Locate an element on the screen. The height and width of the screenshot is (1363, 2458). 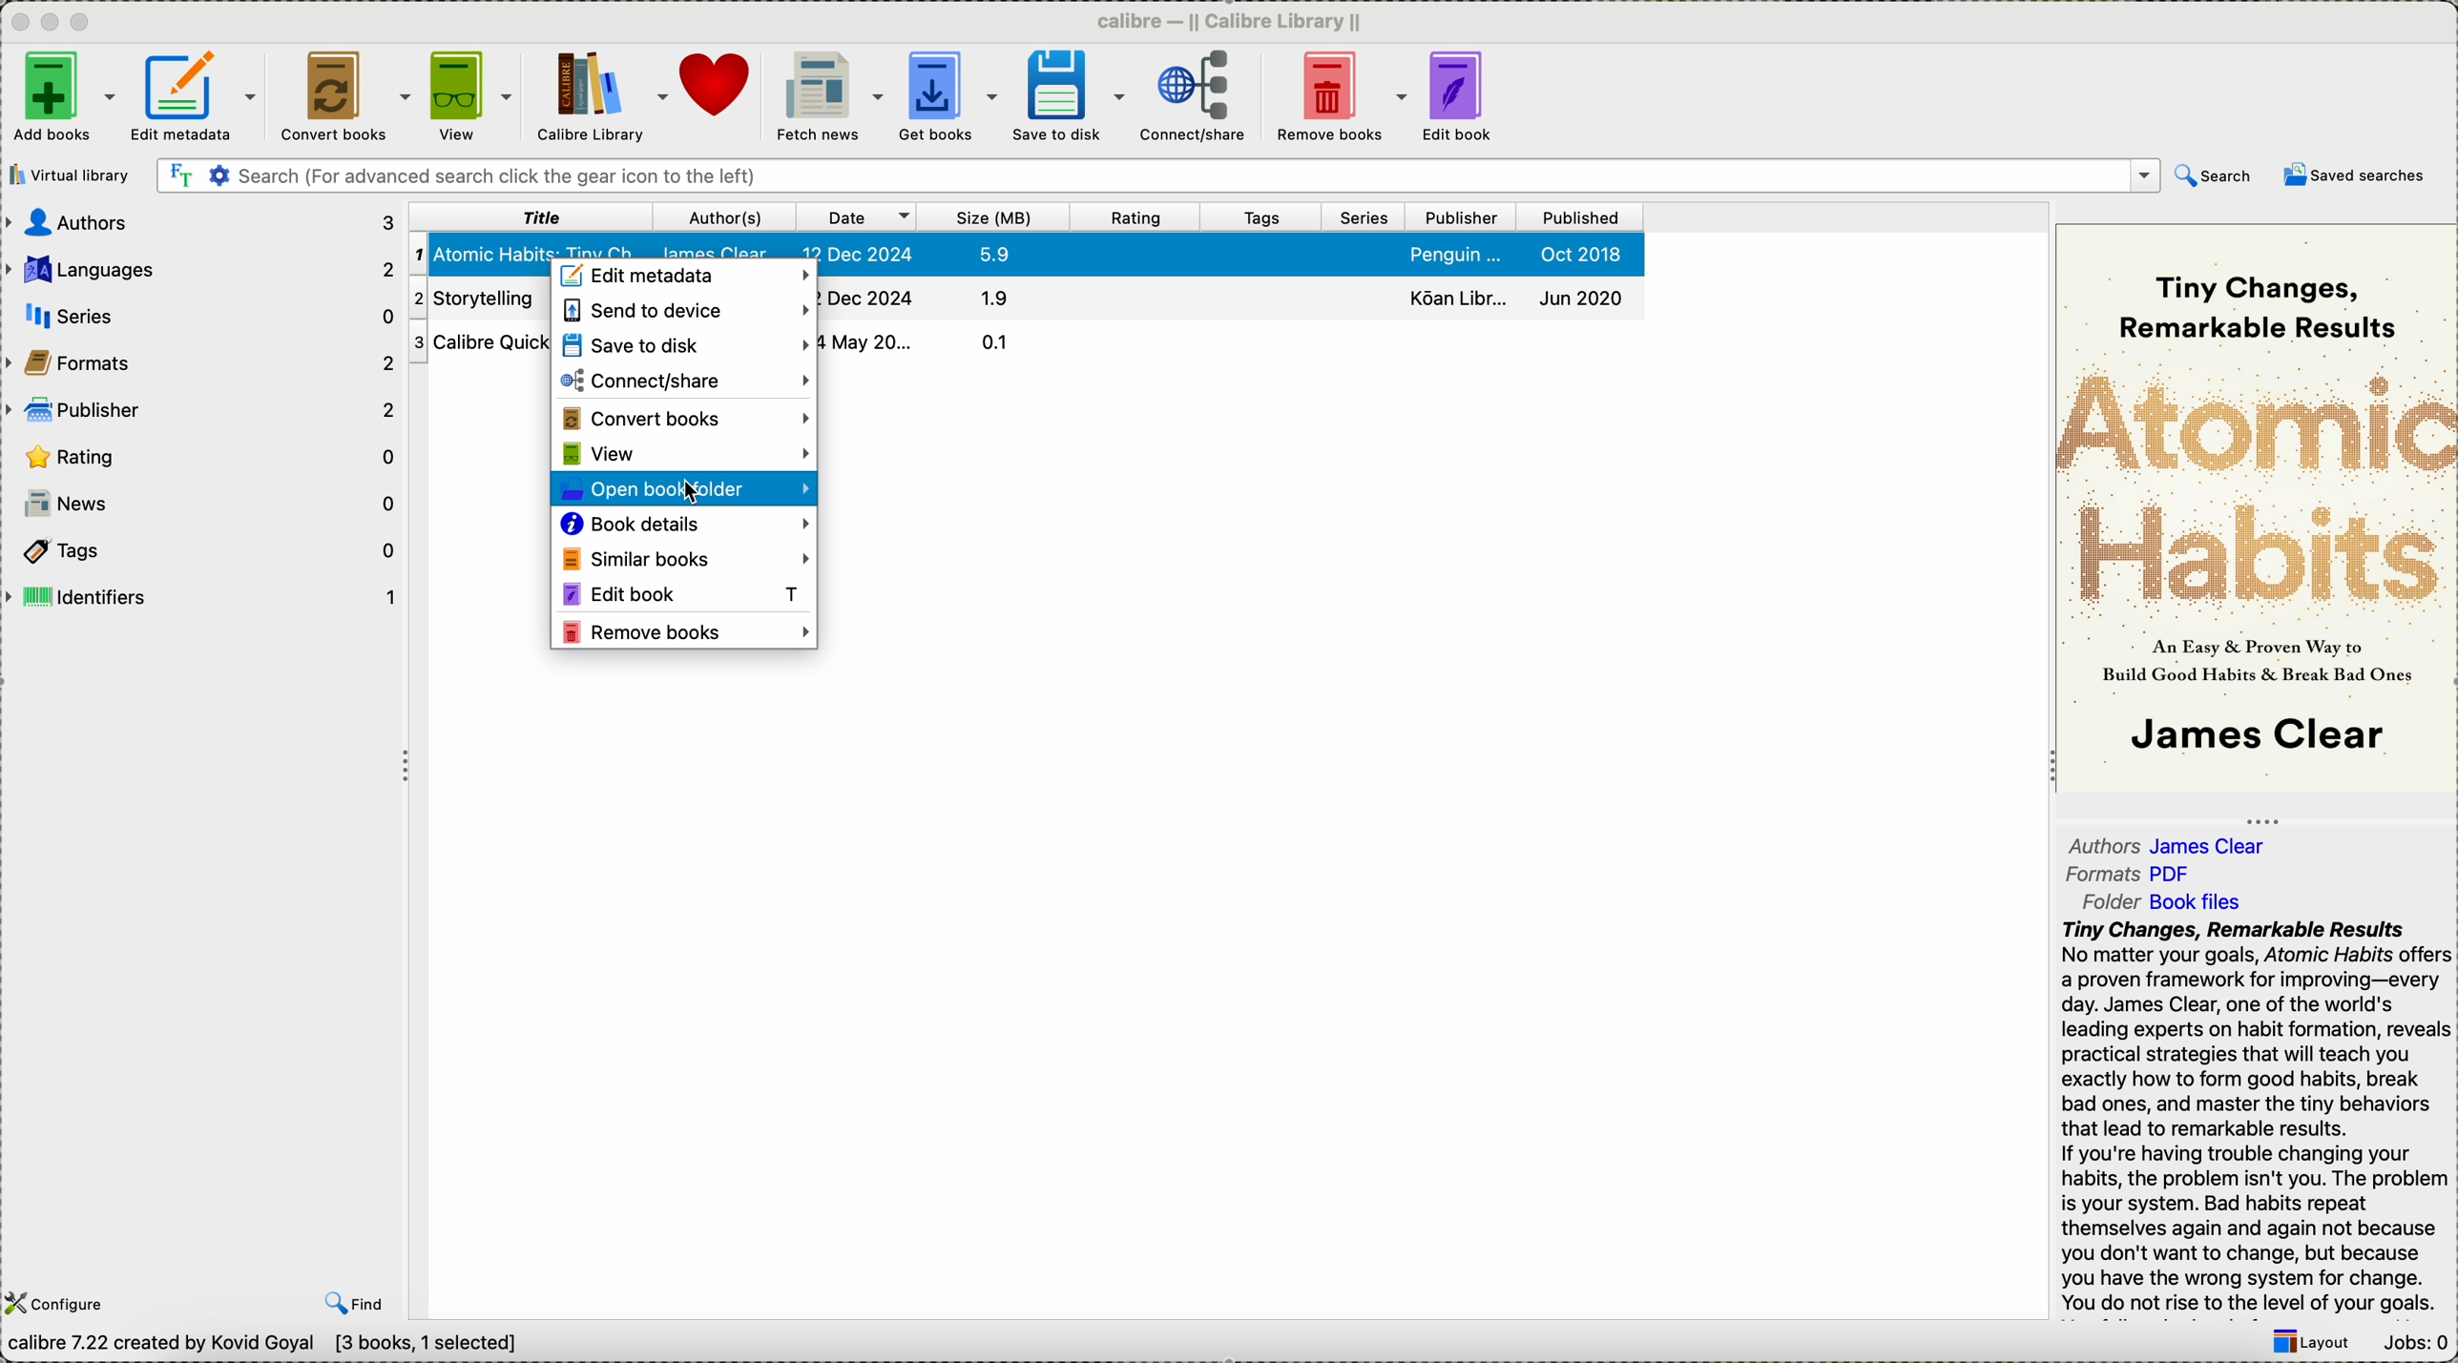
saved searches is located at coordinates (2355, 175).